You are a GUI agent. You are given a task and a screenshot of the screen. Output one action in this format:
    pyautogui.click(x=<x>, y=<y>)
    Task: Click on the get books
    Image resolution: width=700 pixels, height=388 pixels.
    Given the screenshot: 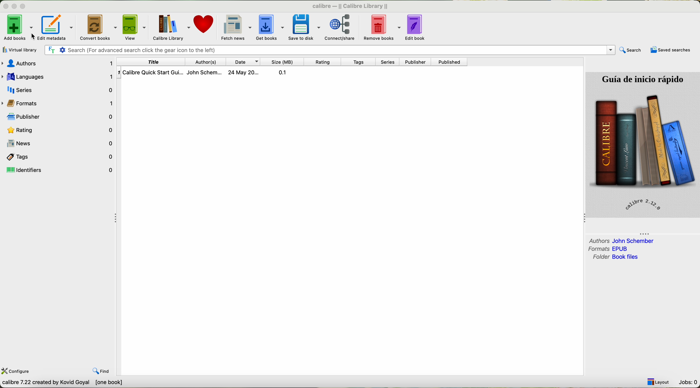 What is the action you would take?
    pyautogui.click(x=271, y=27)
    